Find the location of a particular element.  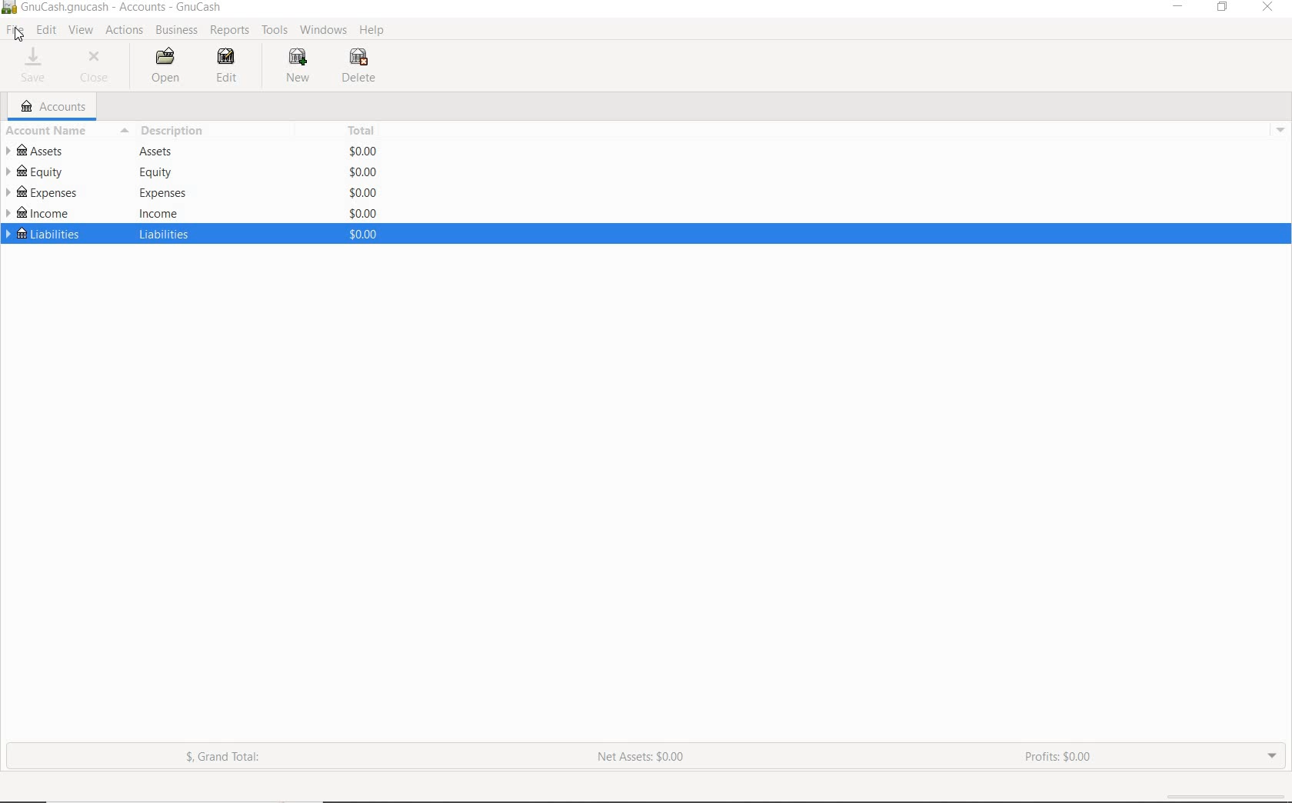

INCOME is located at coordinates (41, 213).